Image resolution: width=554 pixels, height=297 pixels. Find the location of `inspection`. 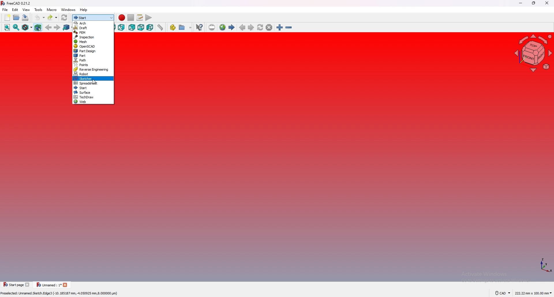

inspection is located at coordinates (93, 37).